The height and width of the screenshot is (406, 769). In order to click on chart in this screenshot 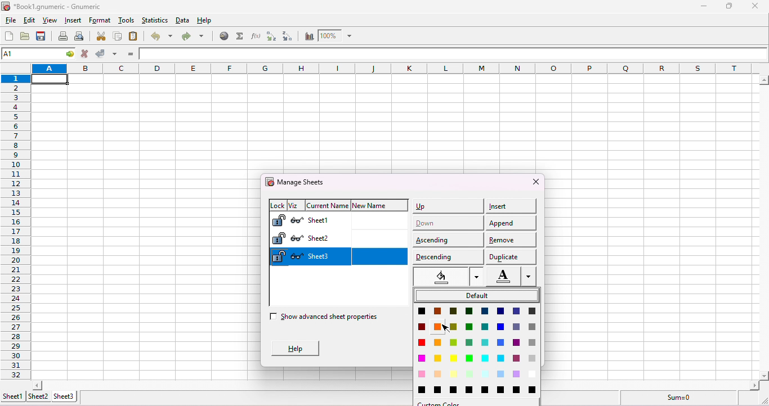, I will do `click(308, 35)`.